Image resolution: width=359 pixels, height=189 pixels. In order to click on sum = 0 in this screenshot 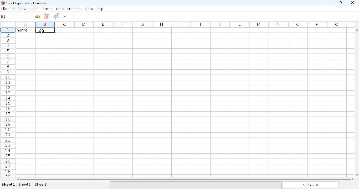, I will do `click(310, 185)`.